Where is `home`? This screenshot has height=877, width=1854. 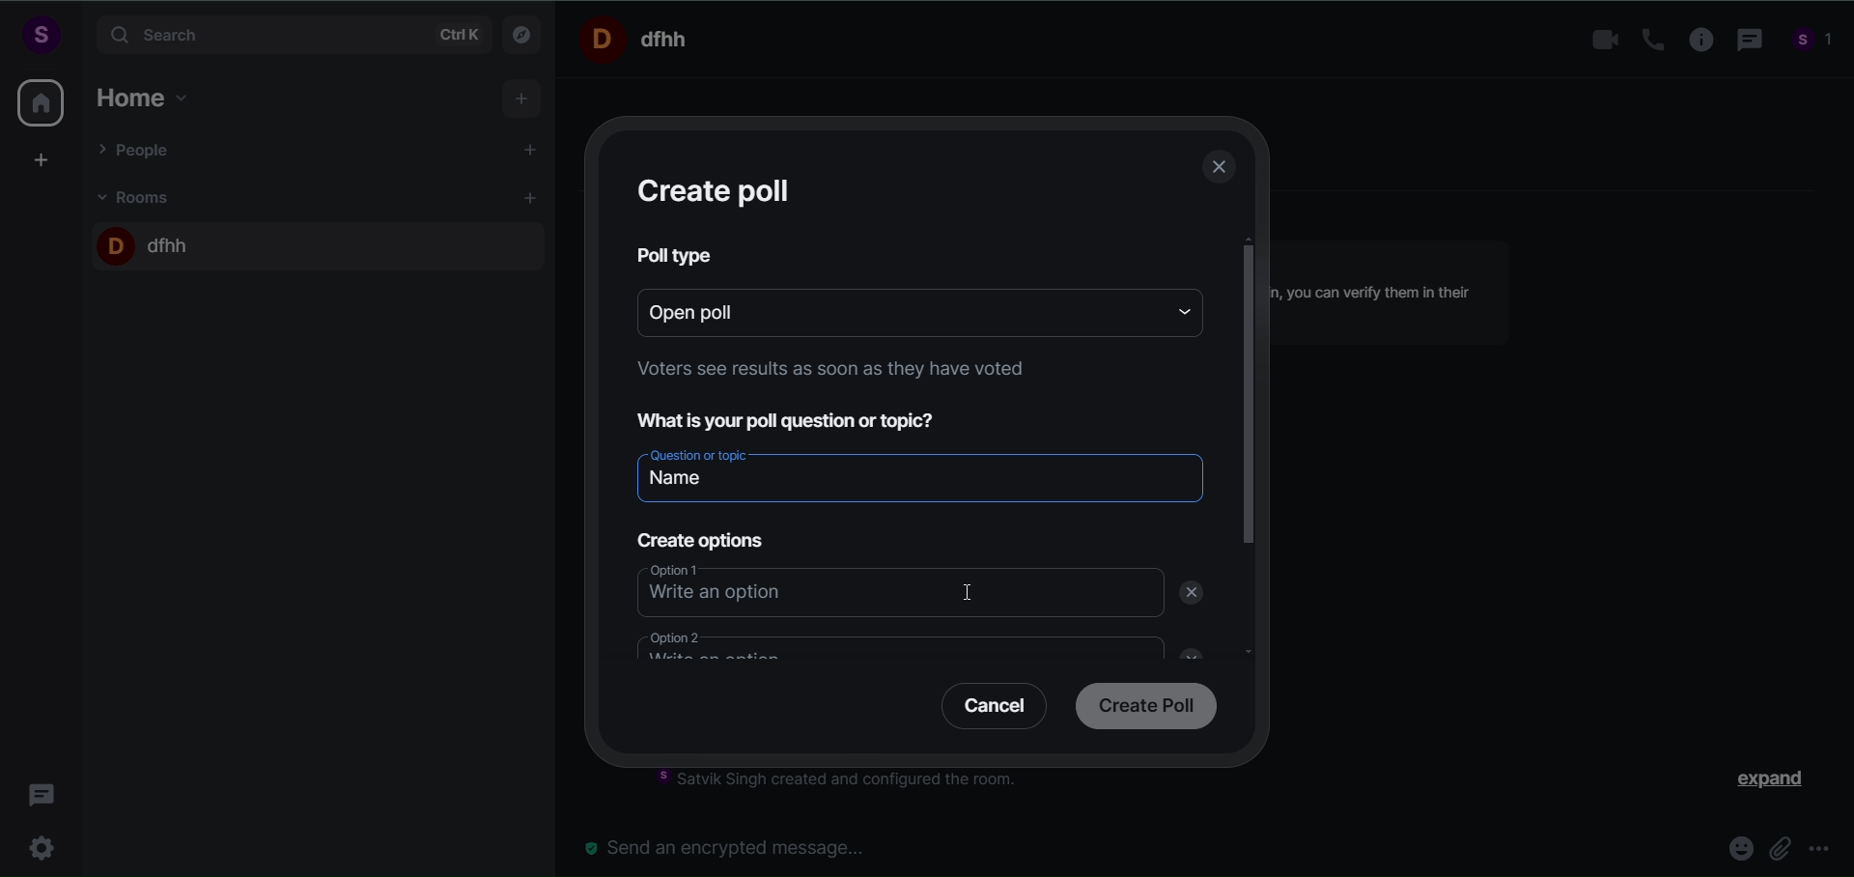 home is located at coordinates (41, 102).